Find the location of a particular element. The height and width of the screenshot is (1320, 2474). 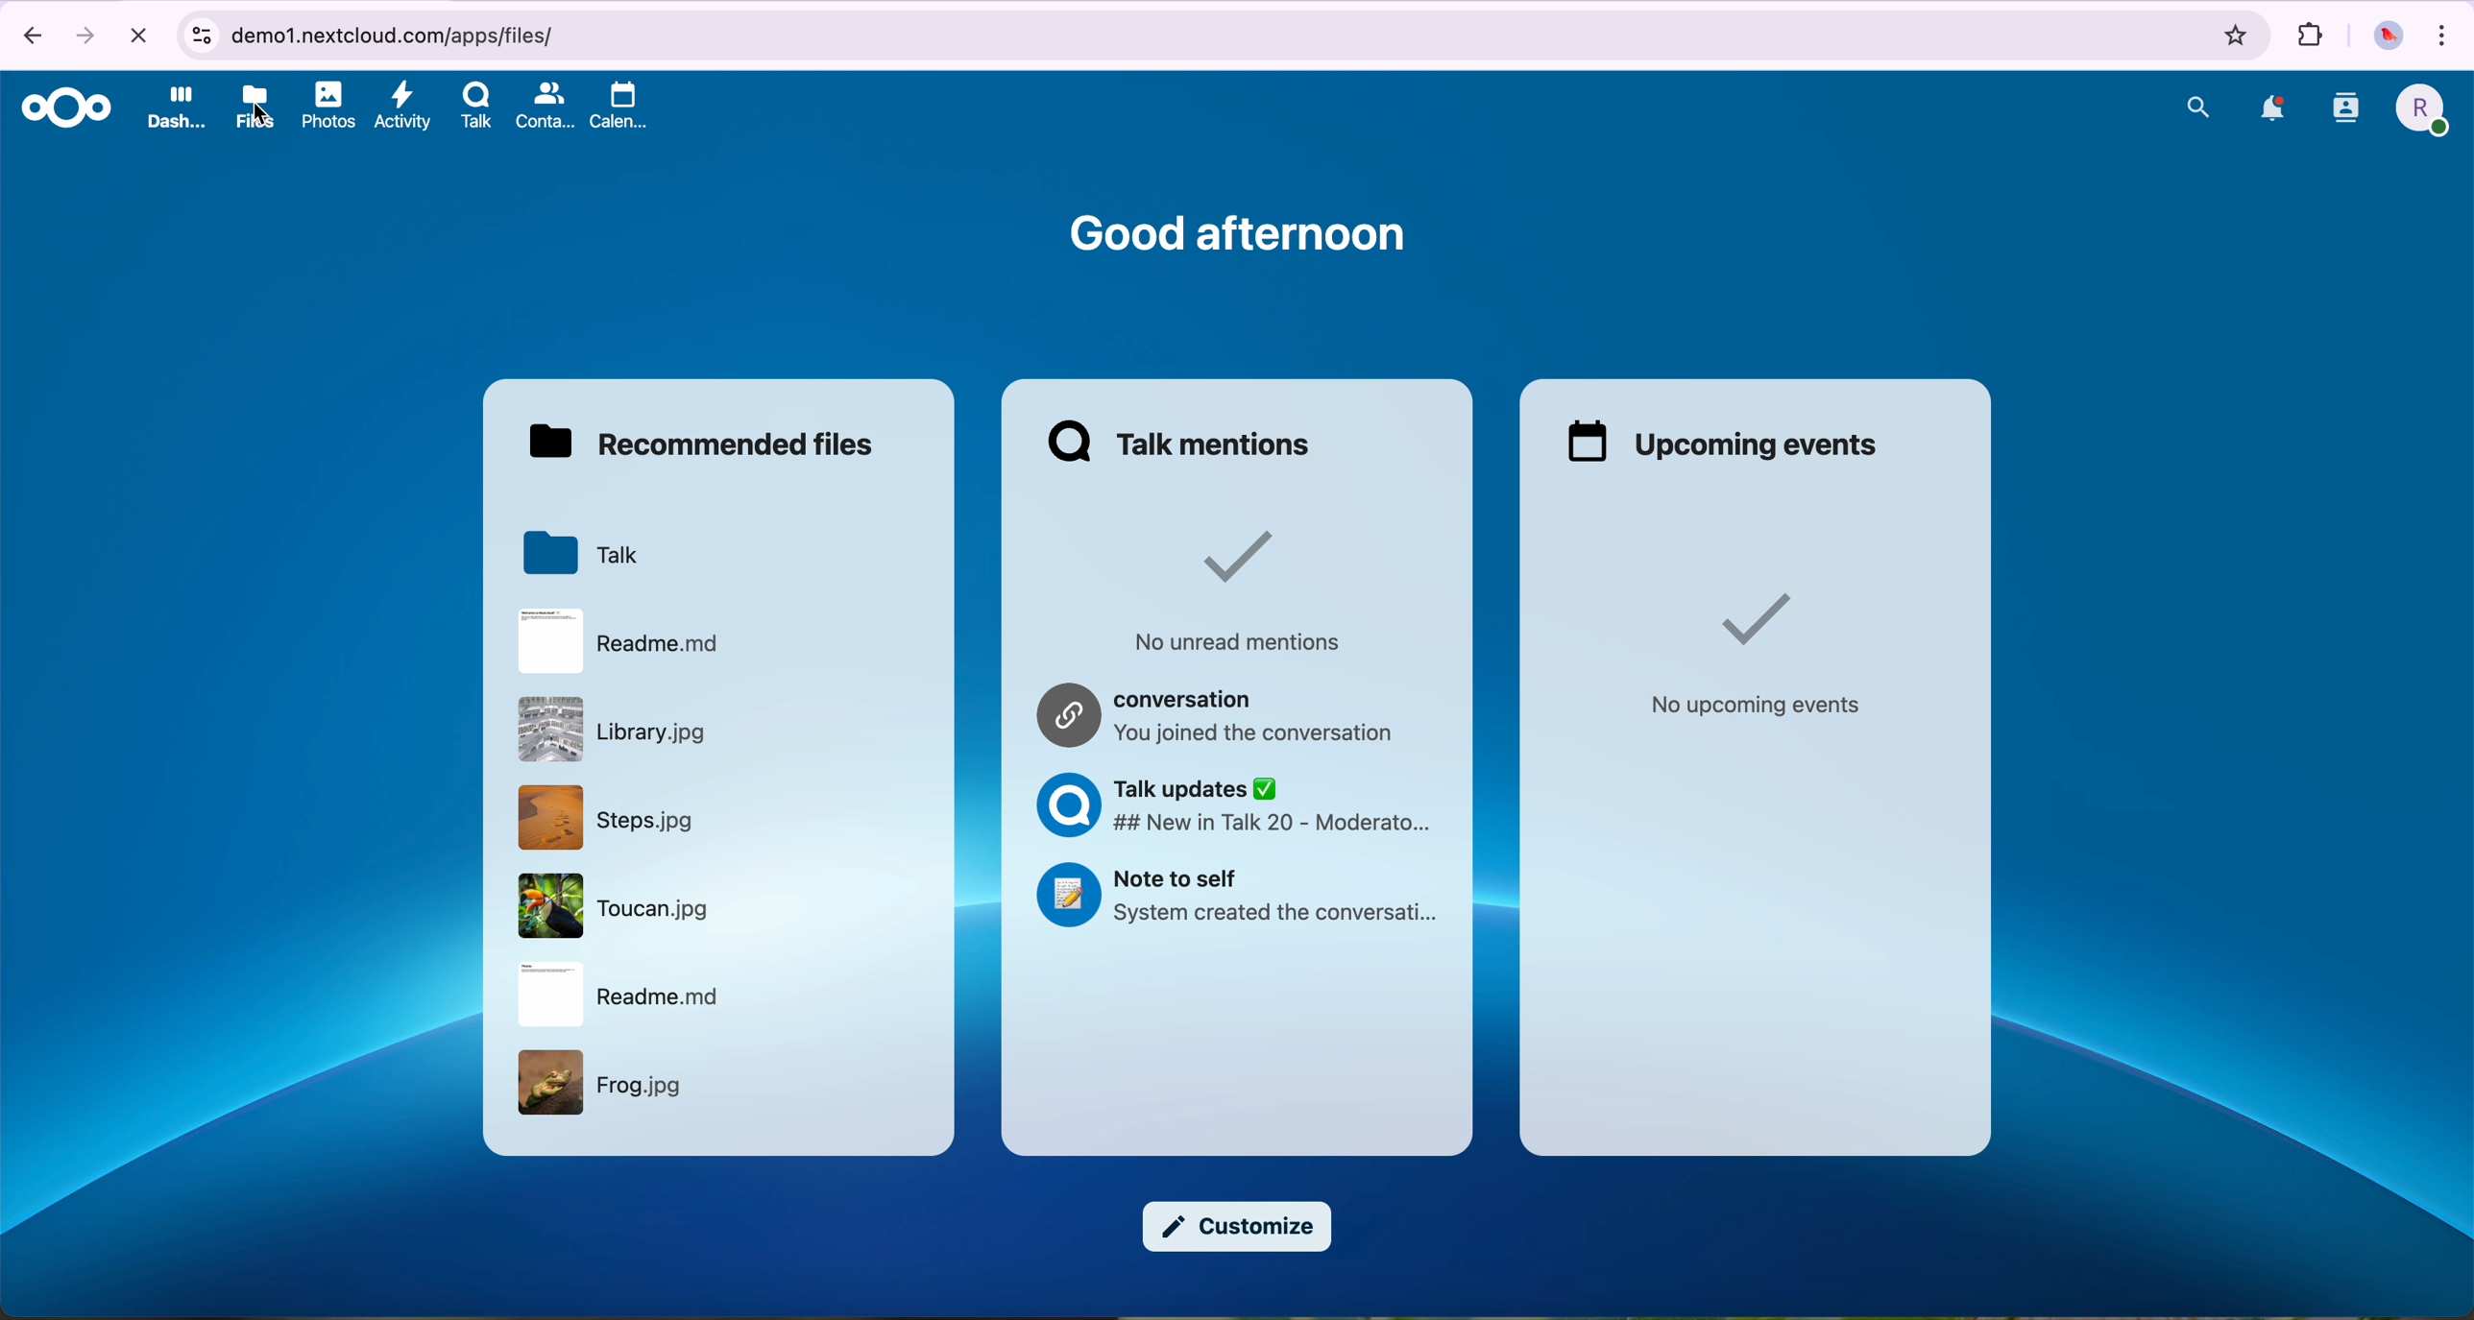

extensions is located at coordinates (2310, 36).